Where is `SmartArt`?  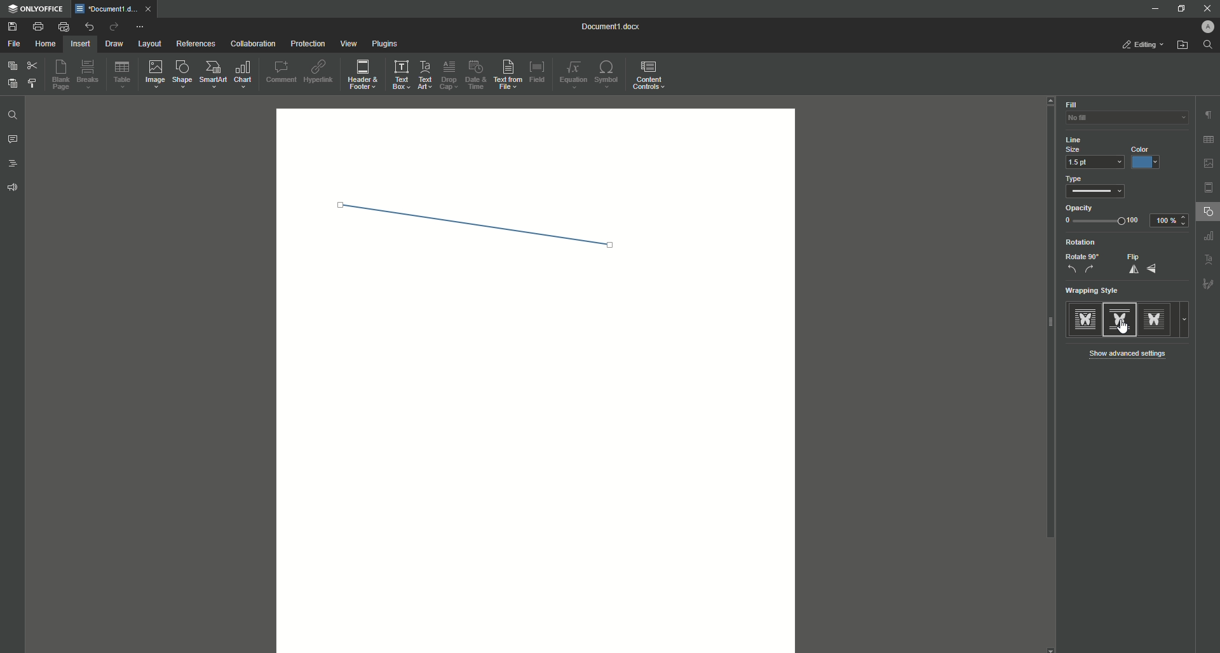 SmartArt is located at coordinates (213, 75).